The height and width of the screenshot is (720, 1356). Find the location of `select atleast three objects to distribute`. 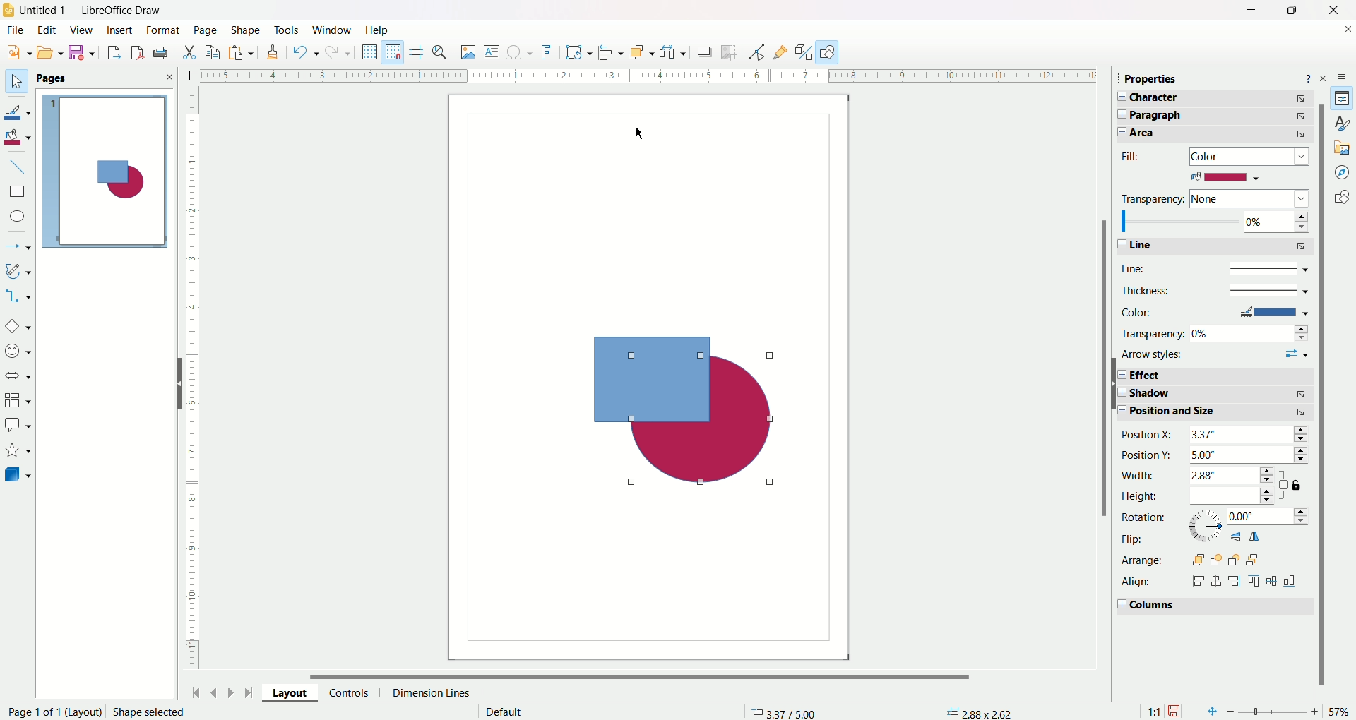

select atleast three objects to distribute is located at coordinates (672, 52).